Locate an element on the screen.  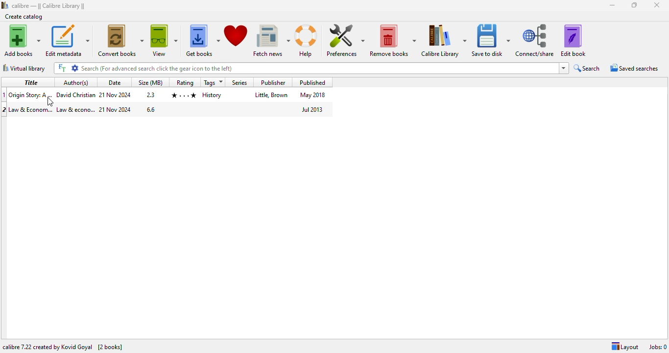
date is located at coordinates (116, 109).